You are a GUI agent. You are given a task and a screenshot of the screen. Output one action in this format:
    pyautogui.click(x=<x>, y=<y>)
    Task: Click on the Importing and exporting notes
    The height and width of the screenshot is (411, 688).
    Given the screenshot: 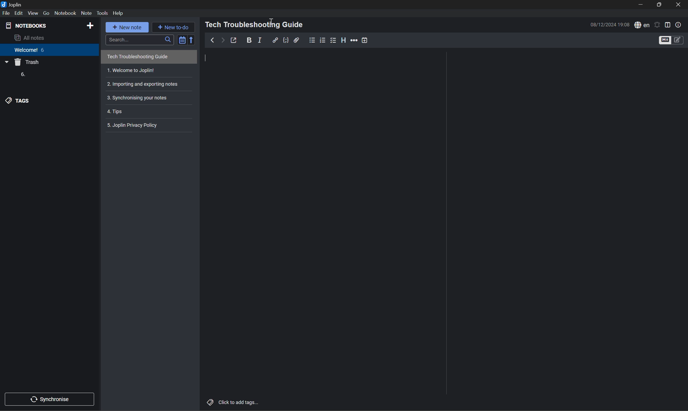 What is the action you would take?
    pyautogui.click(x=145, y=84)
    